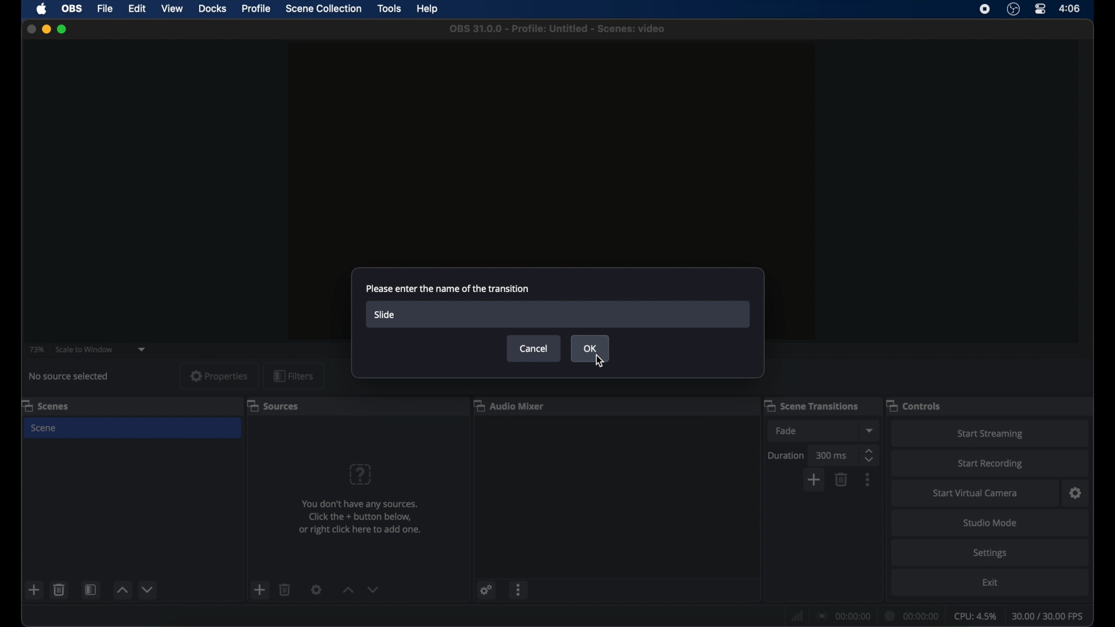 This screenshot has height=627, width=1115. I want to click on info, so click(360, 518).